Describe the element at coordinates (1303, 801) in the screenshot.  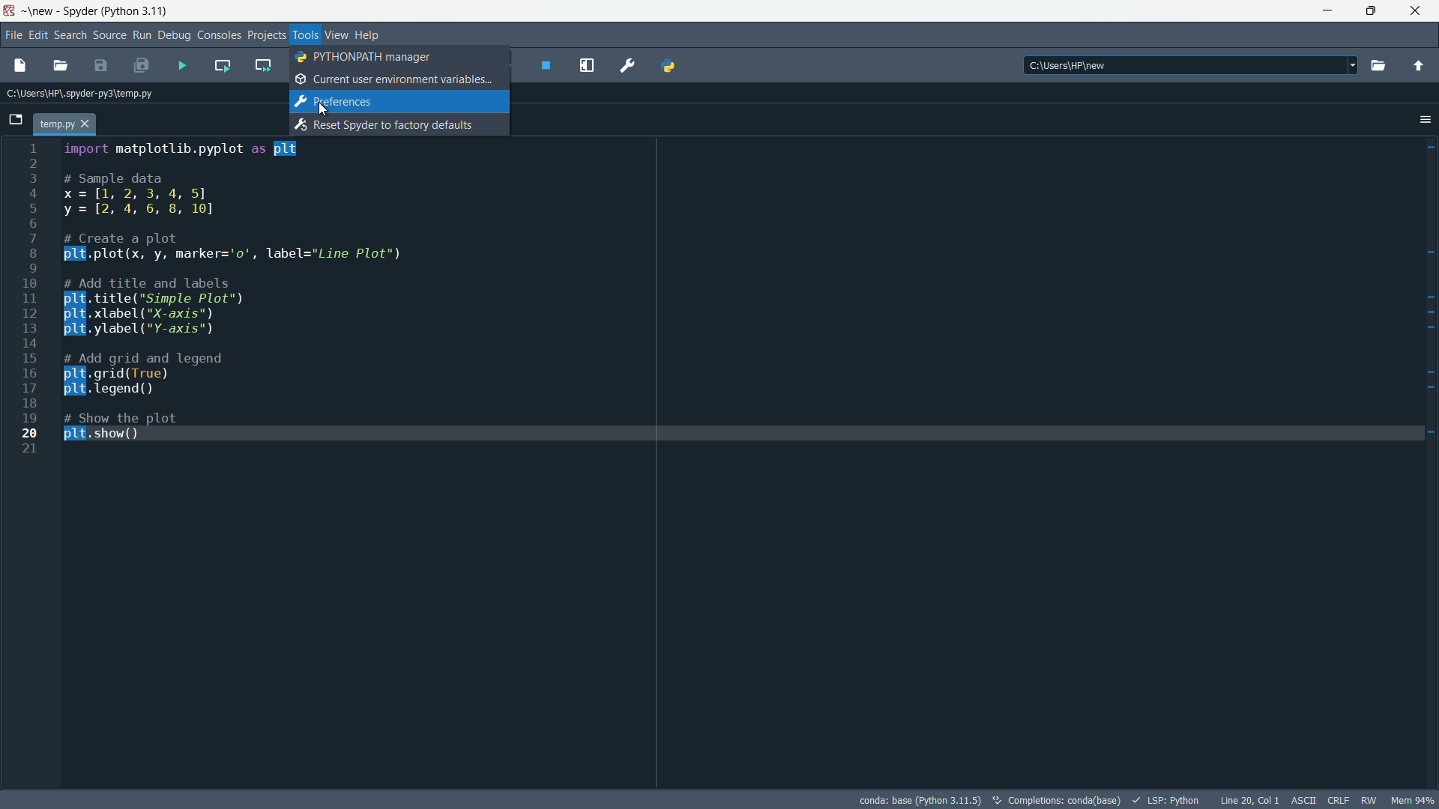
I see `file encoding` at that location.